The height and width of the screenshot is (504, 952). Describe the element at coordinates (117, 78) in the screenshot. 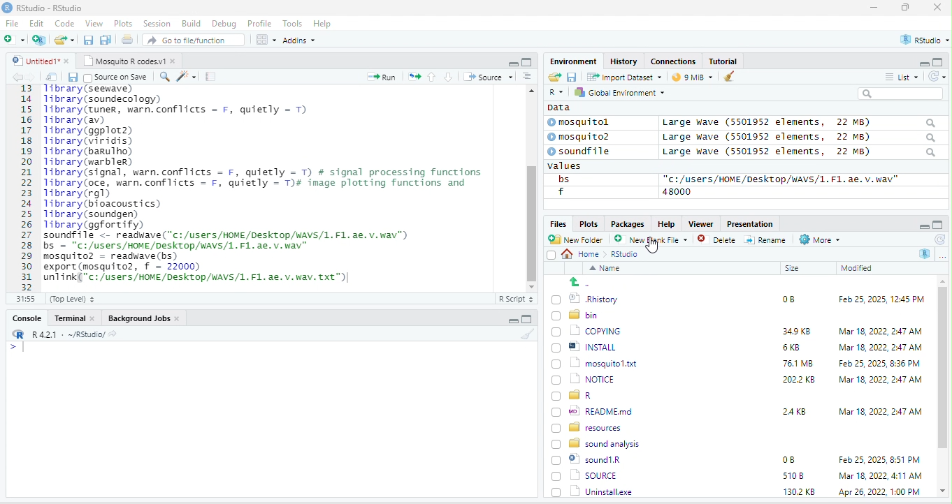

I see `source on Save` at that location.